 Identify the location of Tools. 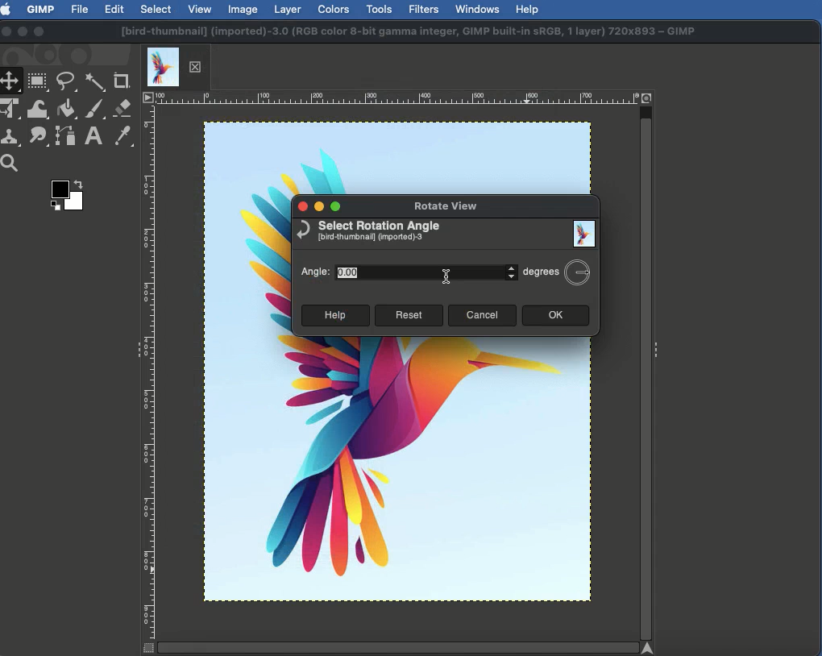
(379, 10).